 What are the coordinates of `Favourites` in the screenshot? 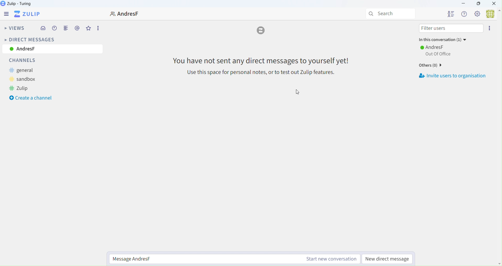 It's located at (88, 28).